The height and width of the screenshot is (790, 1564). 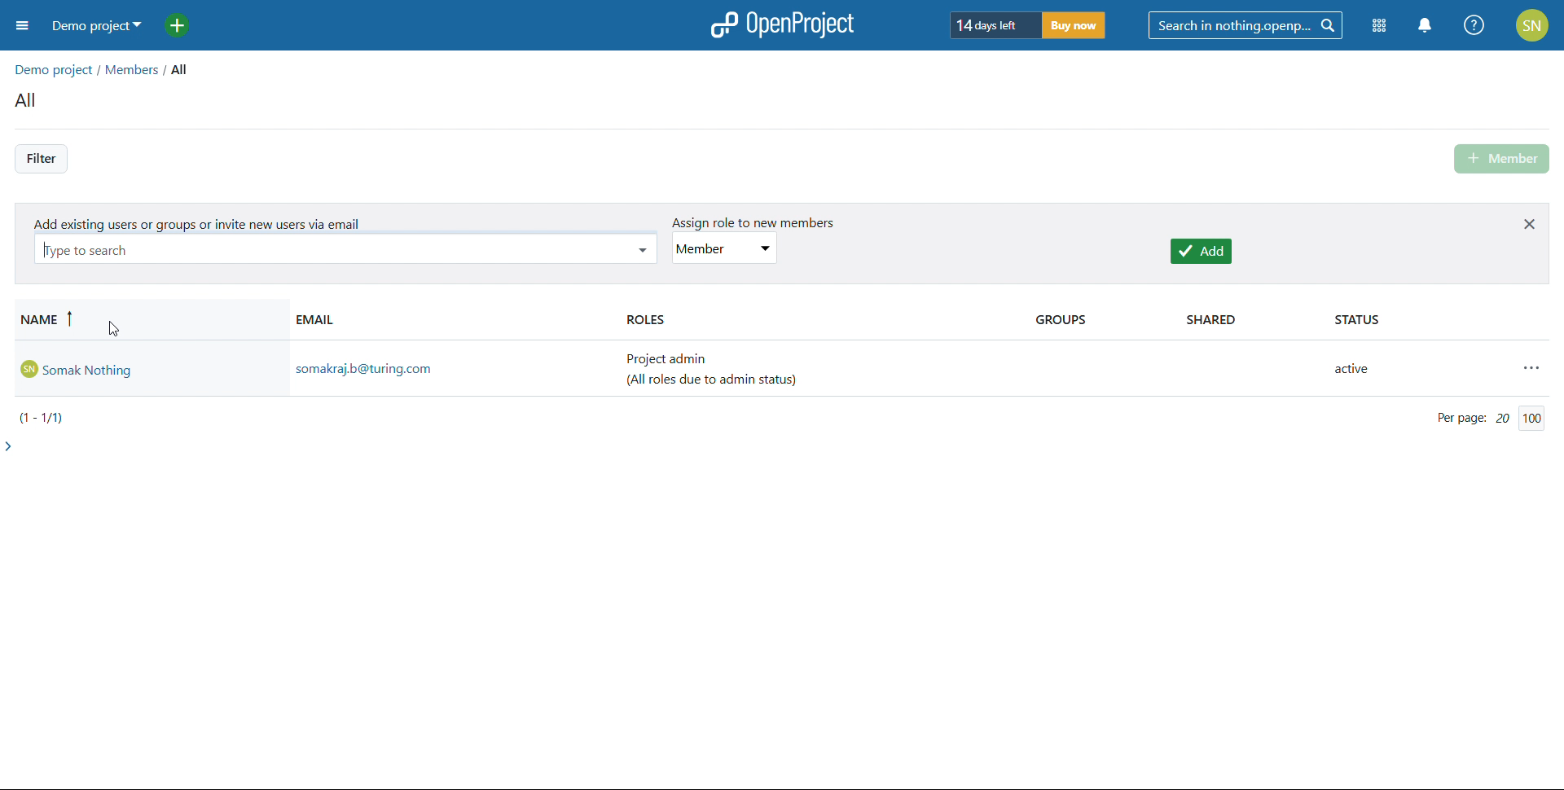 I want to click on members/, so click(x=137, y=72).